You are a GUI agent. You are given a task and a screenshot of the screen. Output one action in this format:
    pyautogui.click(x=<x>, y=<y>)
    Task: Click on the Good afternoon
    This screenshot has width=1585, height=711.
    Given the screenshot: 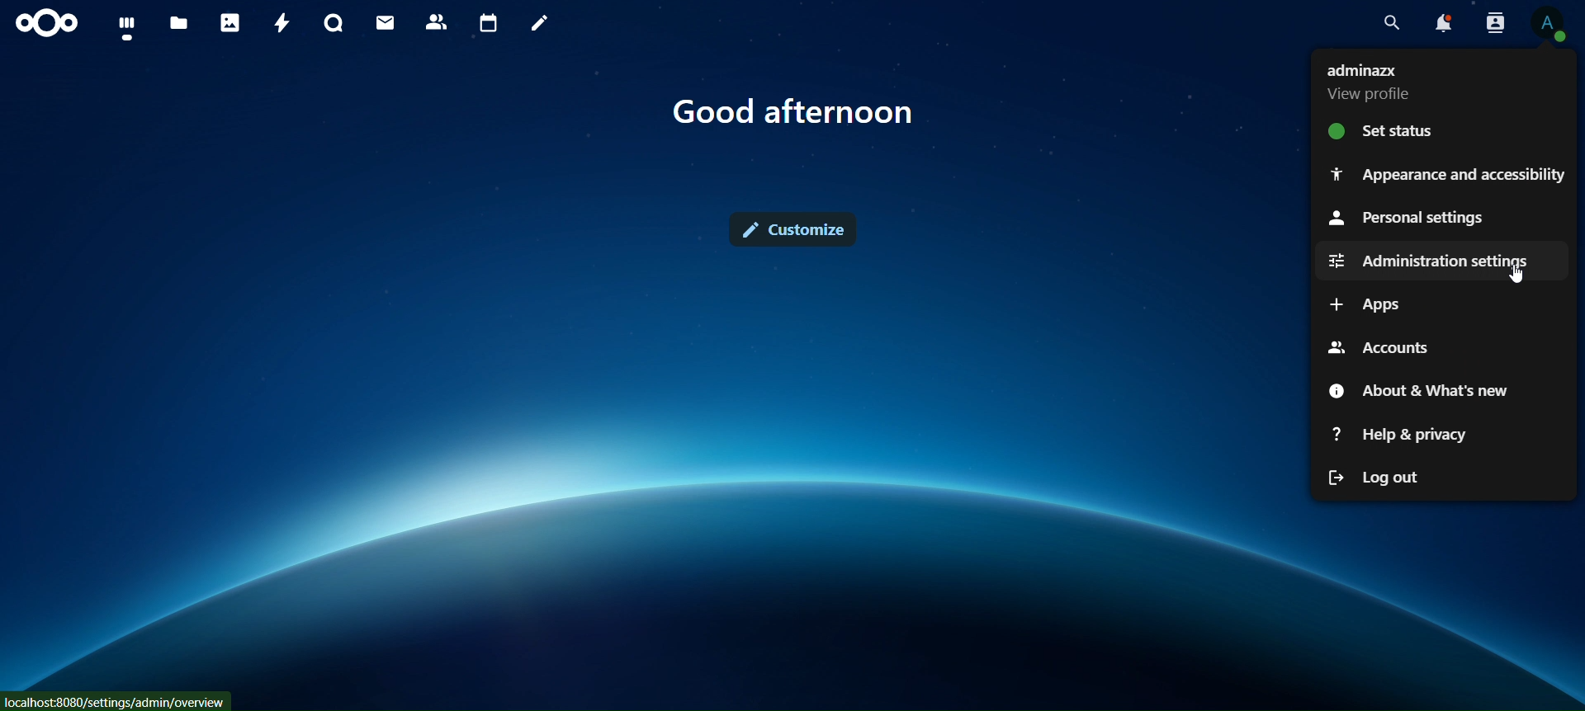 What is the action you would take?
    pyautogui.click(x=802, y=113)
    